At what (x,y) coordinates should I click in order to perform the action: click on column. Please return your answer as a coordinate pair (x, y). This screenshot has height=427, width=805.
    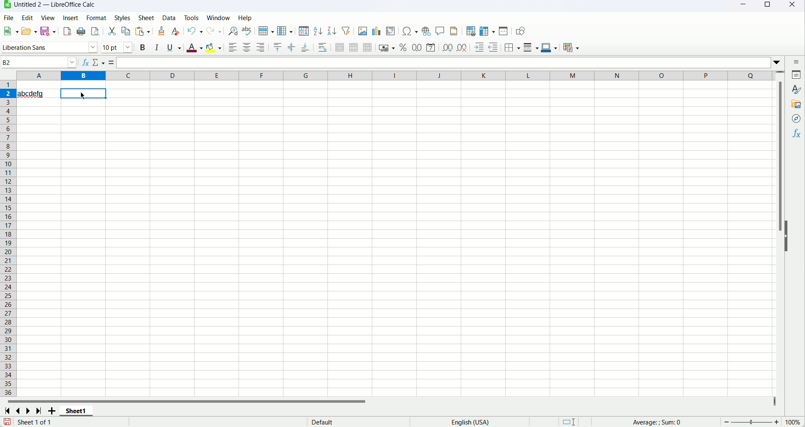
    Looking at the image, I should click on (286, 31).